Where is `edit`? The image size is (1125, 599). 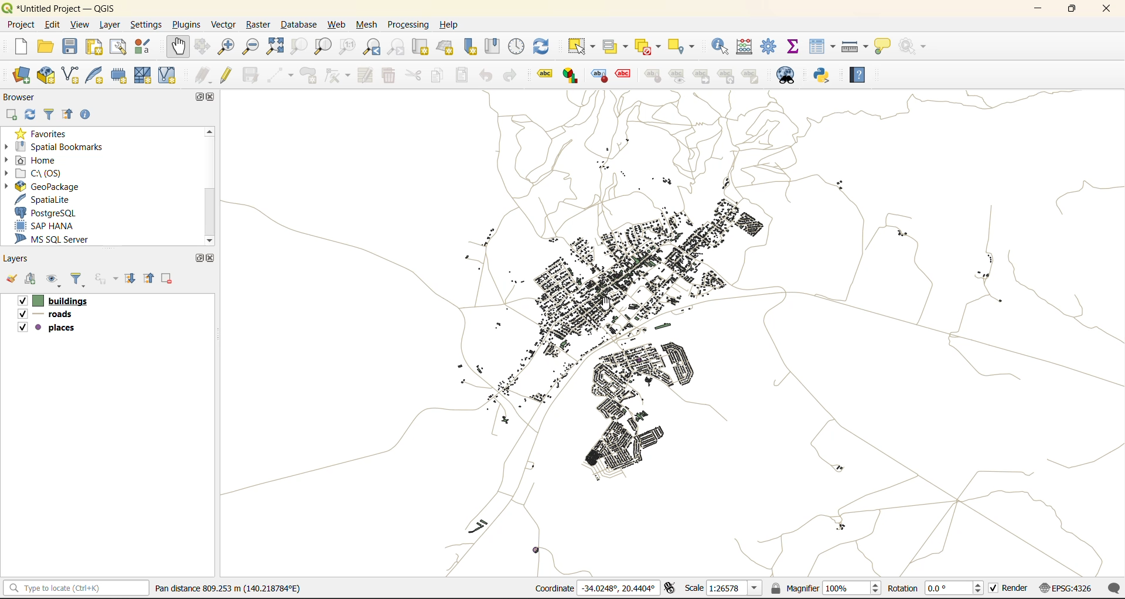
edit is located at coordinates (54, 25).